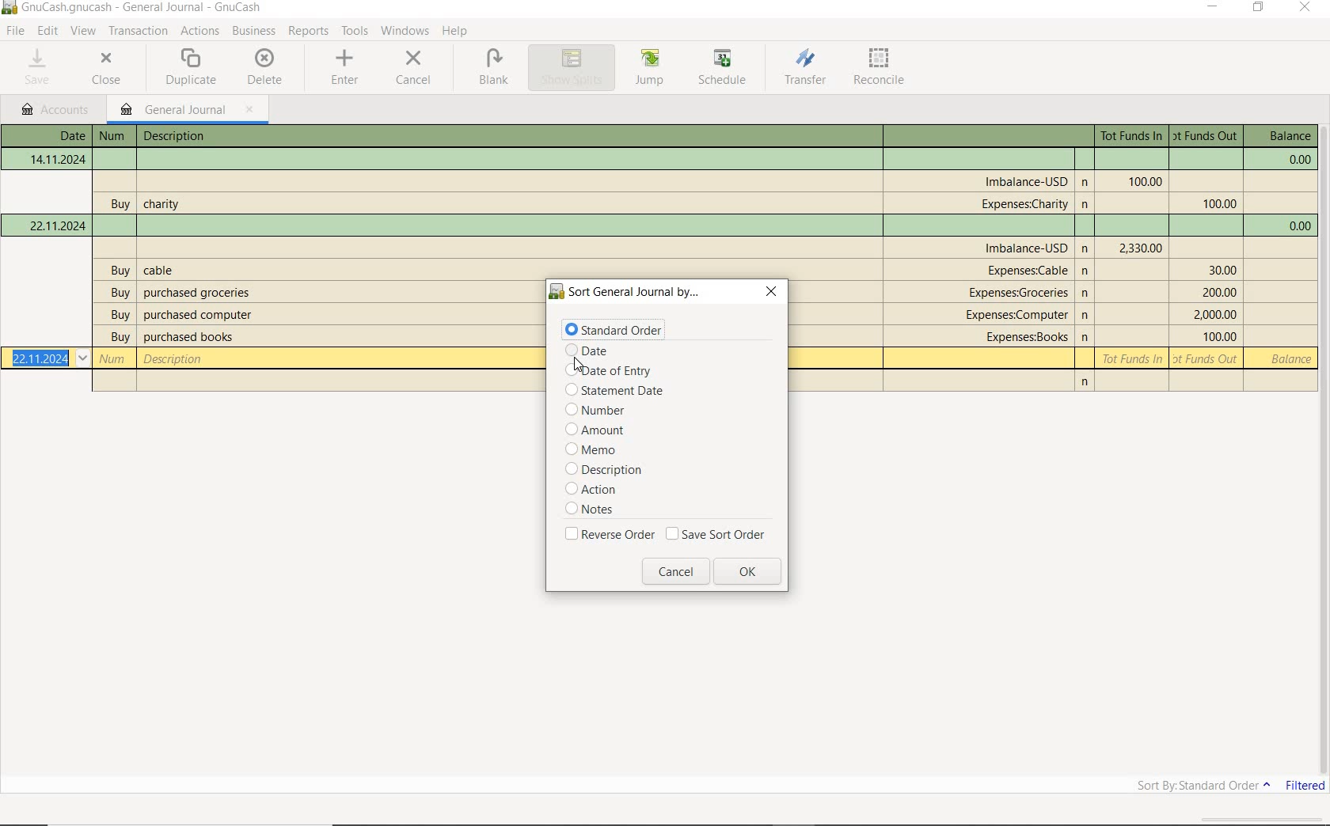  What do you see at coordinates (39, 67) in the screenshot?
I see `SAVE` at bounding box center [39, 67].